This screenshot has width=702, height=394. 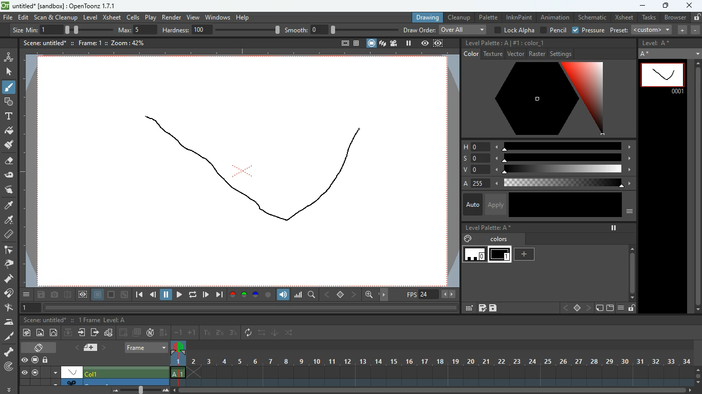 I want to click on save, so click(x=493, y=308).